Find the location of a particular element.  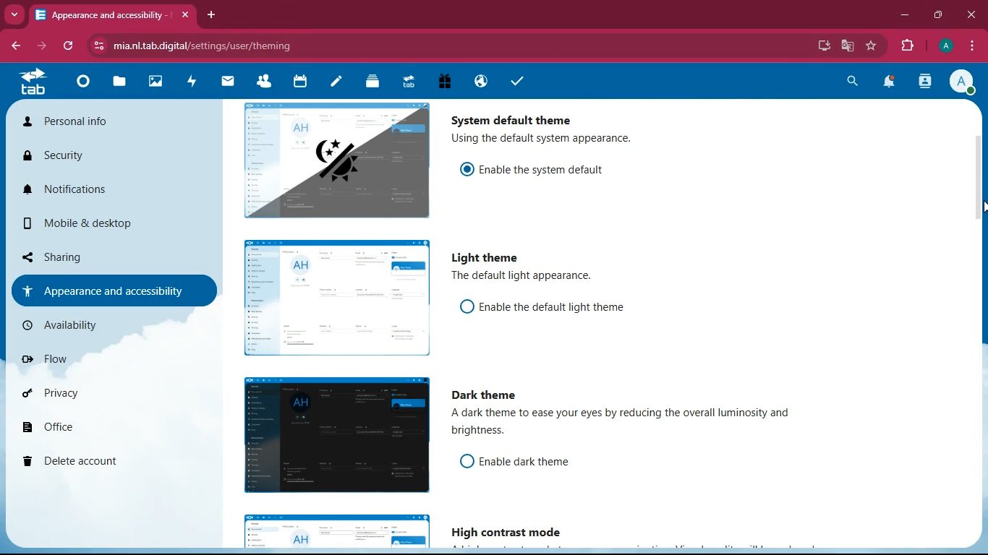

flow is located at coordinates (100, 364).